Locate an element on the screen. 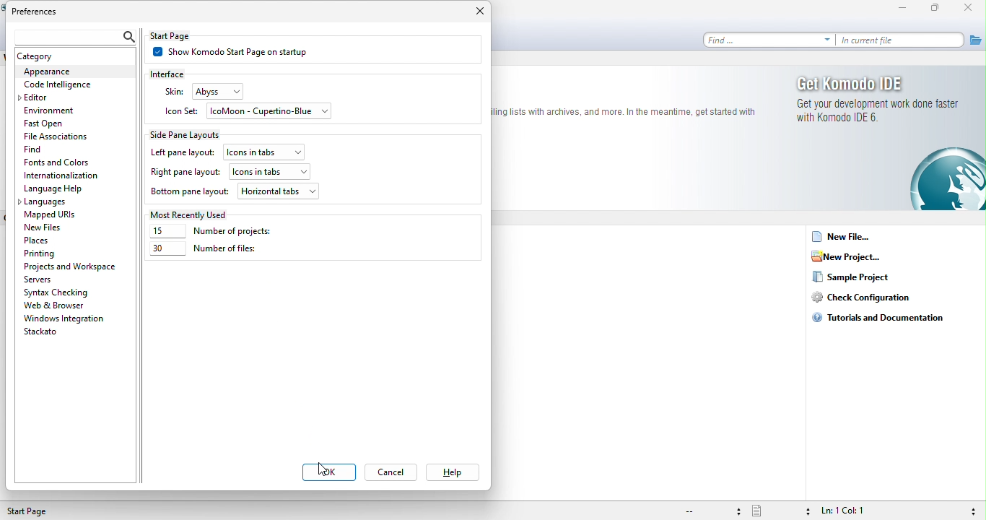 This screenshot has height=520, width=986. right pane layout is located at coordinates (185, 173).